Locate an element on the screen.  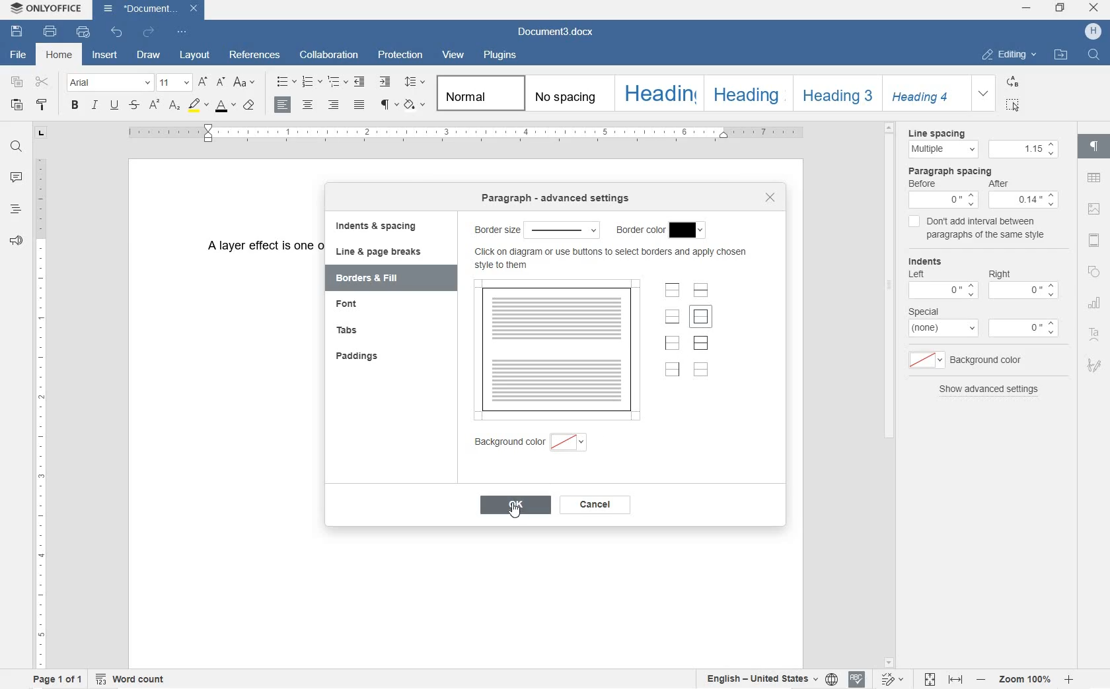
set right border only is located at coordinates (671, 371).